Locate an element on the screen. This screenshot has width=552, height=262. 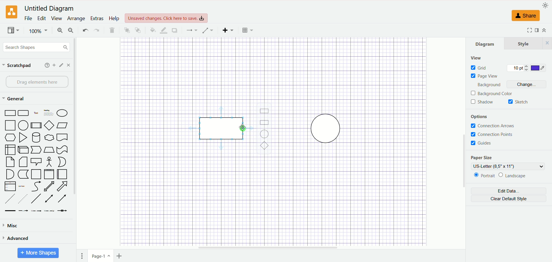
Sparsely Dotted Line is located at coordinates (23, 199).